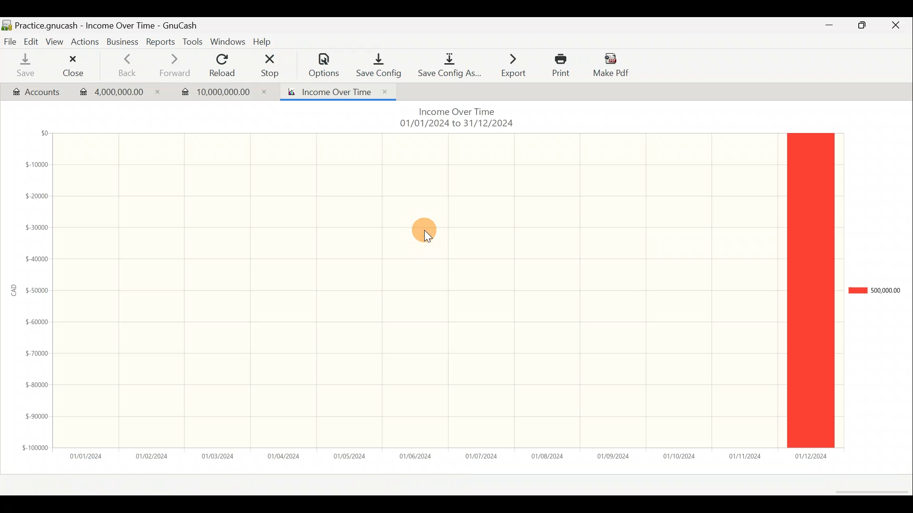  Describe the element at coordinates (270, 65) in the screenshot. I see `Stop` at that location.